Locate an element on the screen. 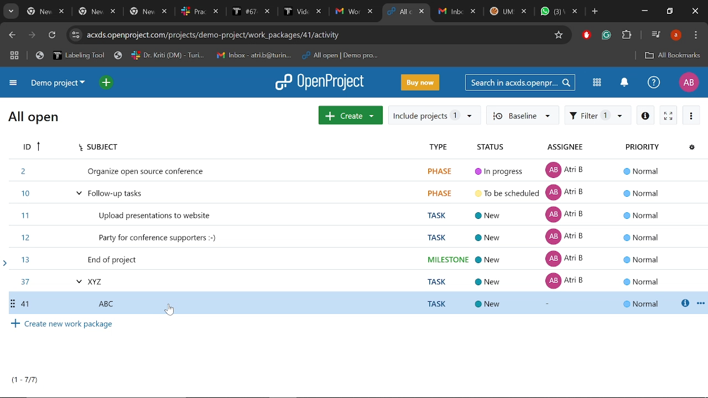 Image resolution: width=708 pixels, height=398 pixels. Open quick add menu is located at coordinates (106, 82).